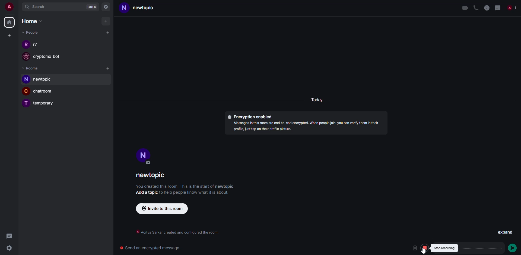 Image resolution: width=521 pixels, height=255 pixels. Describe the element at coordinates (425, 251) in the screenshot. I see `cursor` at that location.